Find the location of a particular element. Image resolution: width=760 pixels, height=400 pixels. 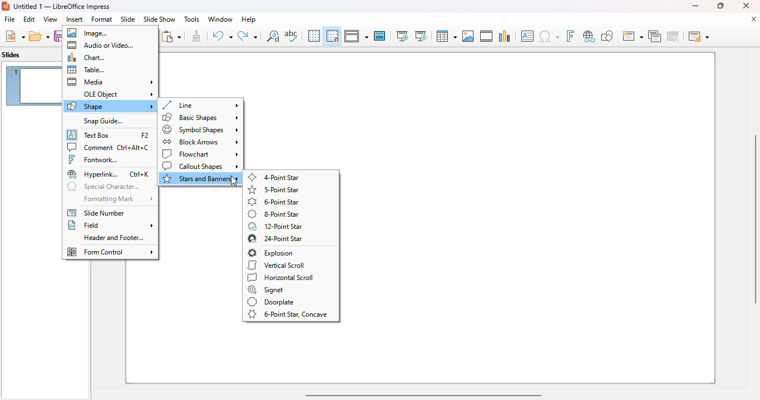

comment is located at coordinates (108, 147).